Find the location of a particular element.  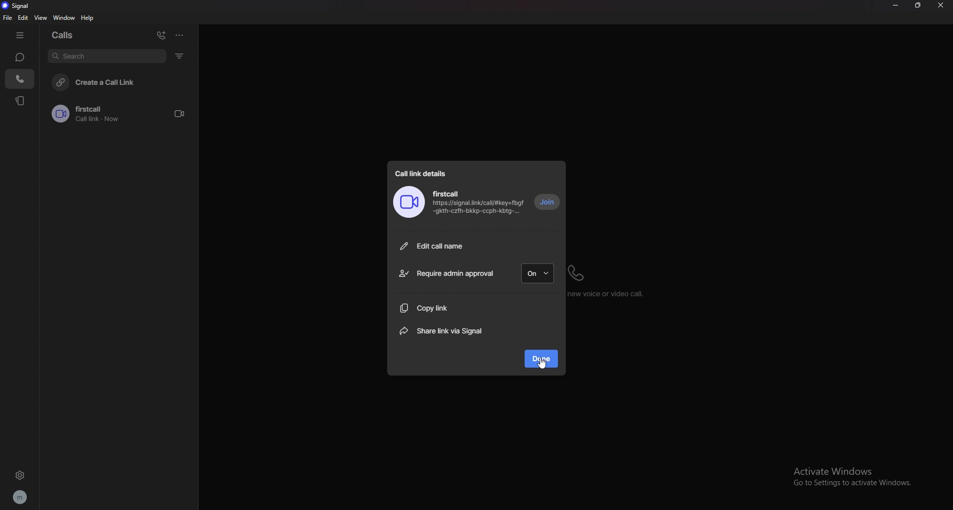

create a call link is located at coordinates (122, 81).